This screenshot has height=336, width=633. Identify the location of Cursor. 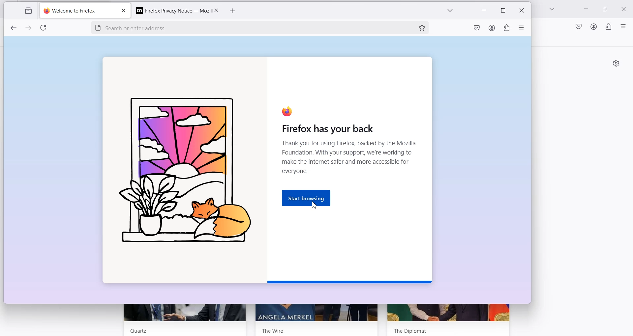
(315, 205).